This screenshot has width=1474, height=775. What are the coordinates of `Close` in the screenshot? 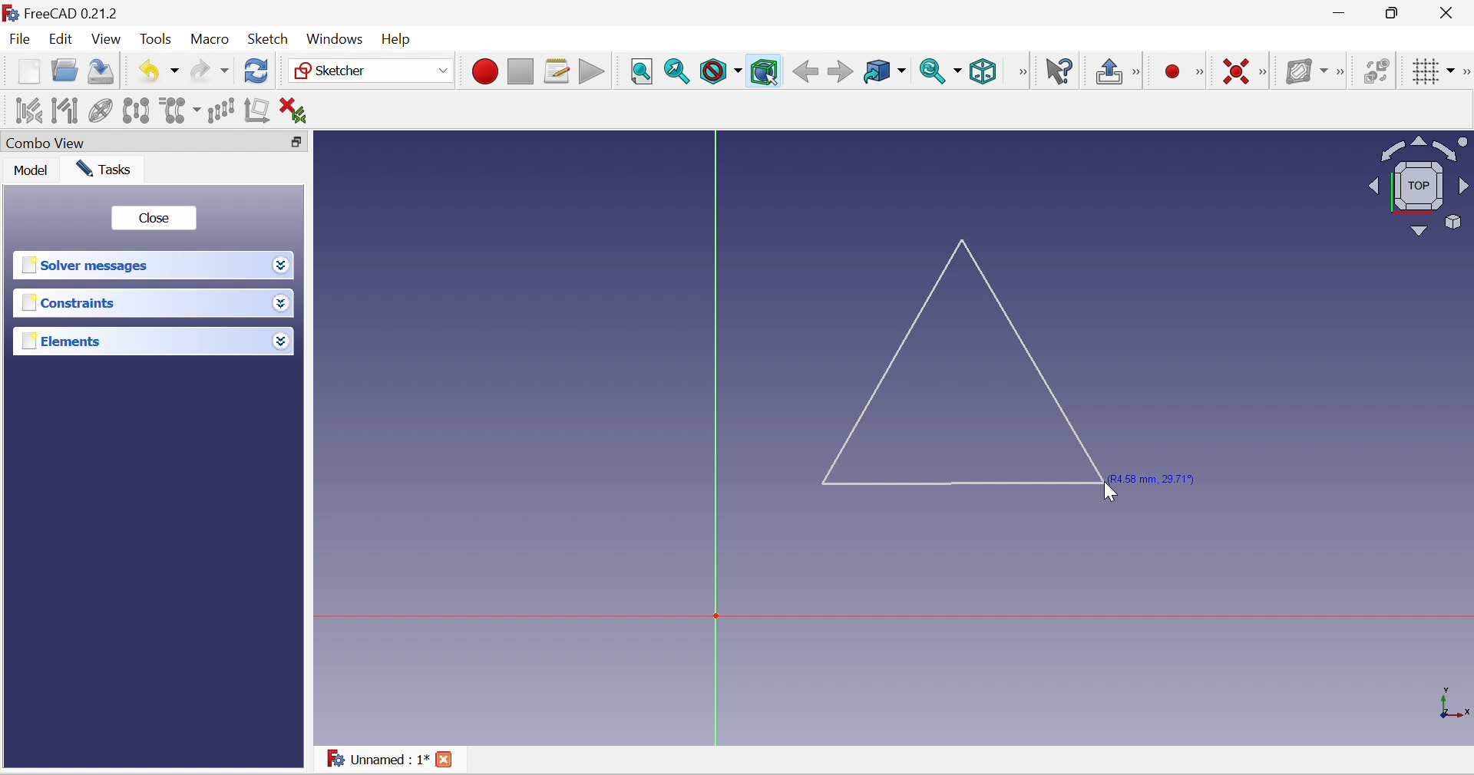 It's located at (443, 759).